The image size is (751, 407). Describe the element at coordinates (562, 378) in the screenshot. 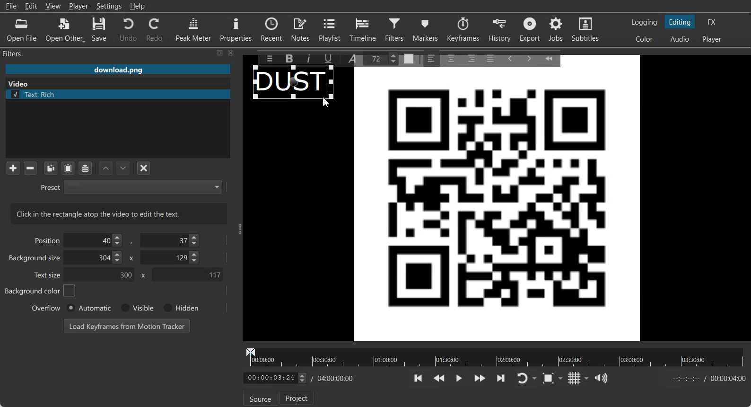

I see `Drop down box` at that location.